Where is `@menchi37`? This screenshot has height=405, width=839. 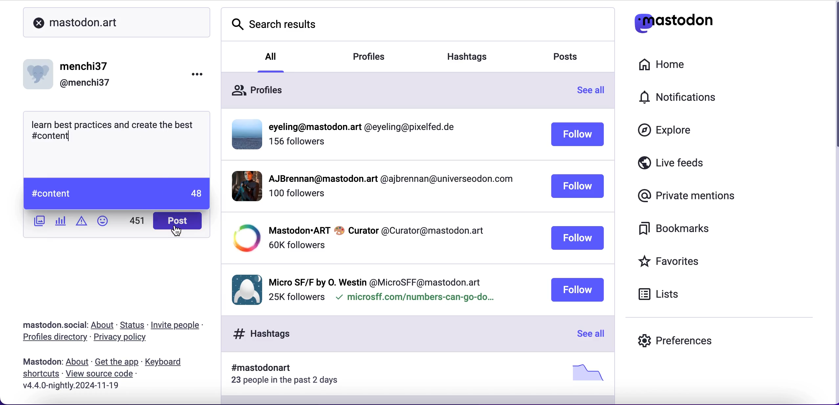 @menchi37 is located at coordinates (85, 83).